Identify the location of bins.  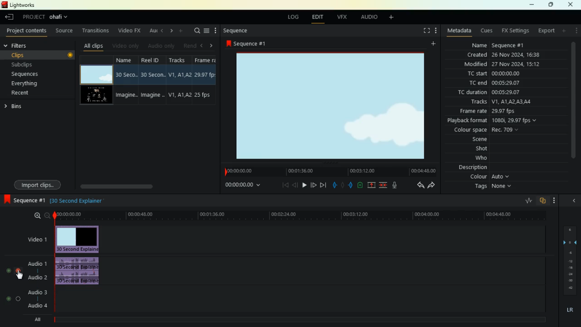
(19, 107).